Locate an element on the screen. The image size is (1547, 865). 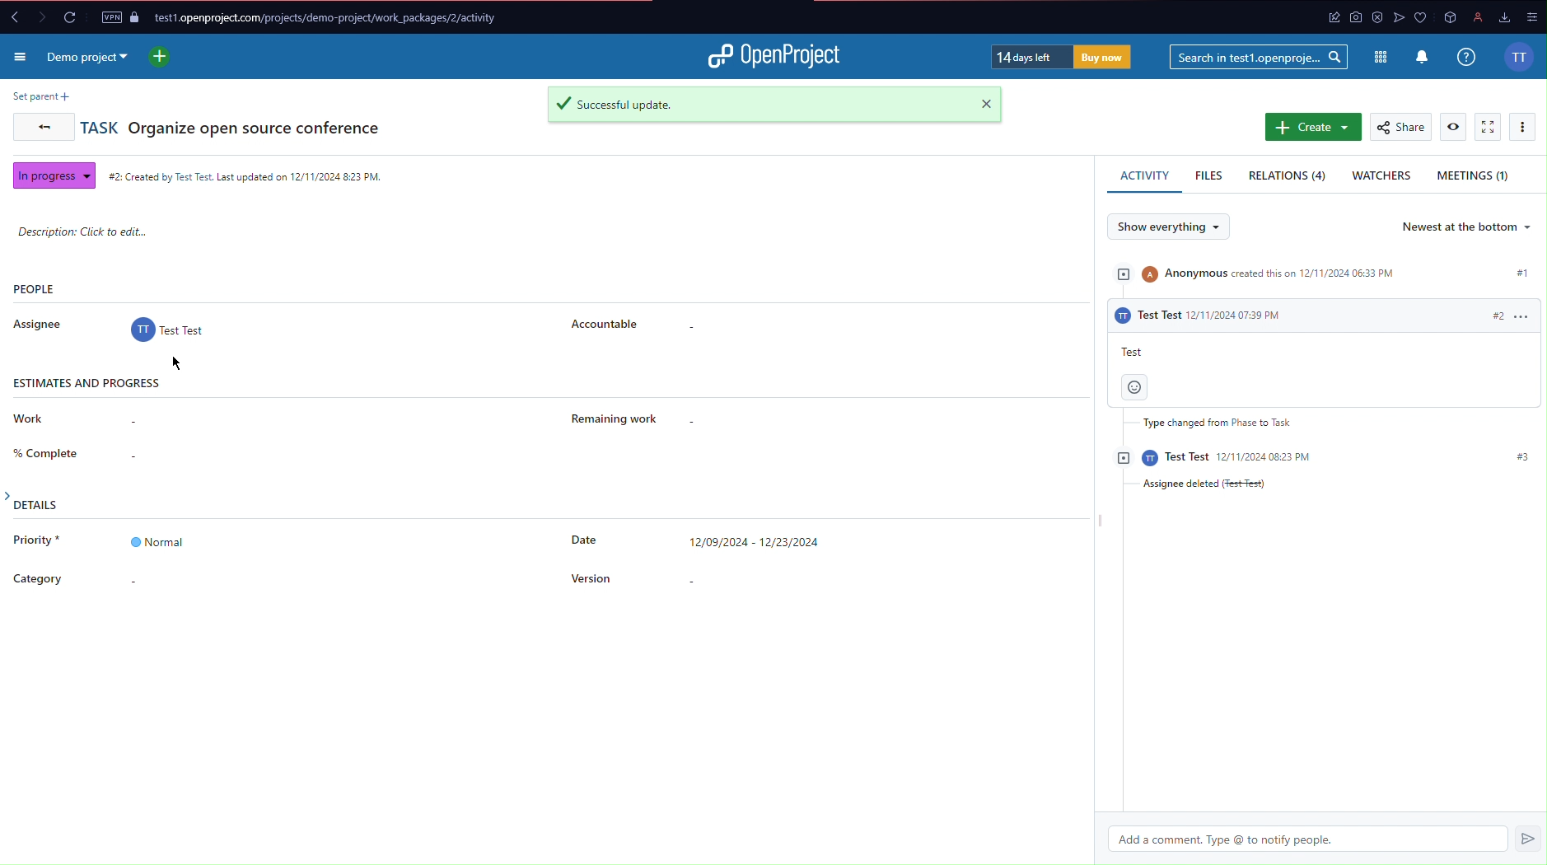
Relations is located at coordinates (1288, 177).